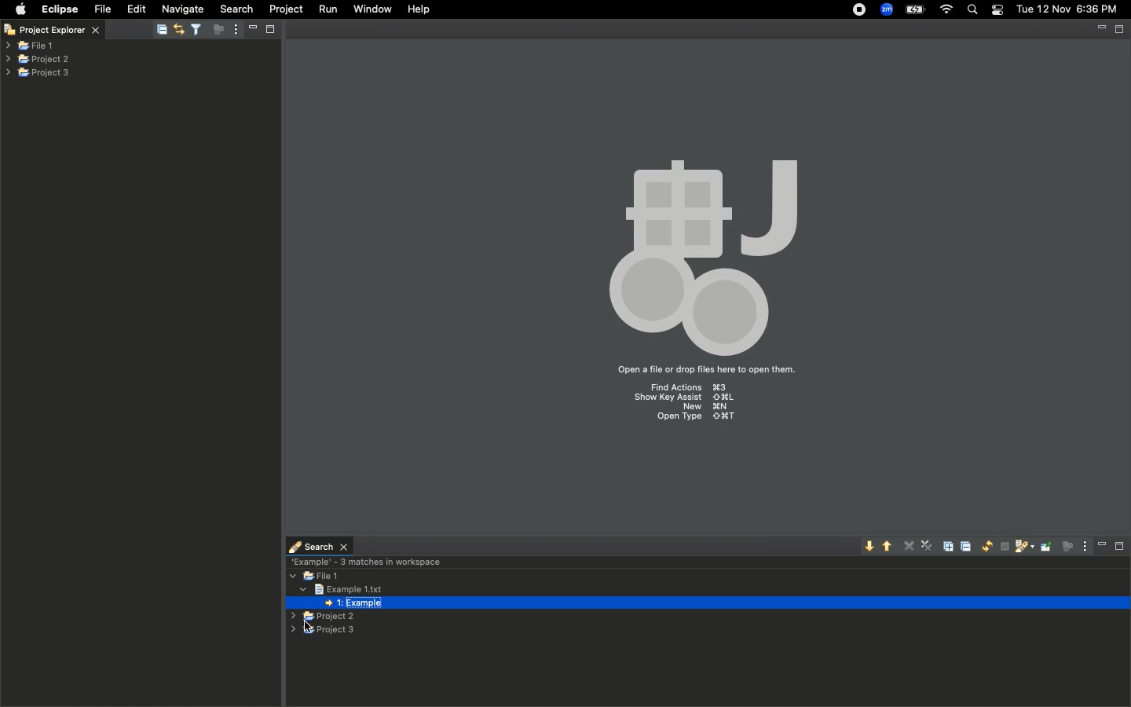 This screenshot has width=1131, height=707. I want to click on Search, so click(235, 9).